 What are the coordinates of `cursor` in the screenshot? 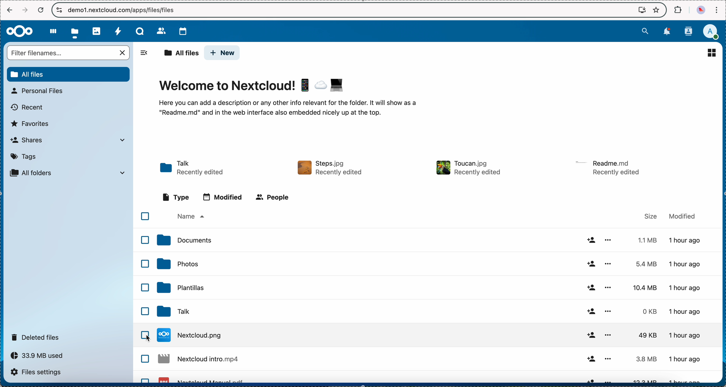 It's located at (150, 339).